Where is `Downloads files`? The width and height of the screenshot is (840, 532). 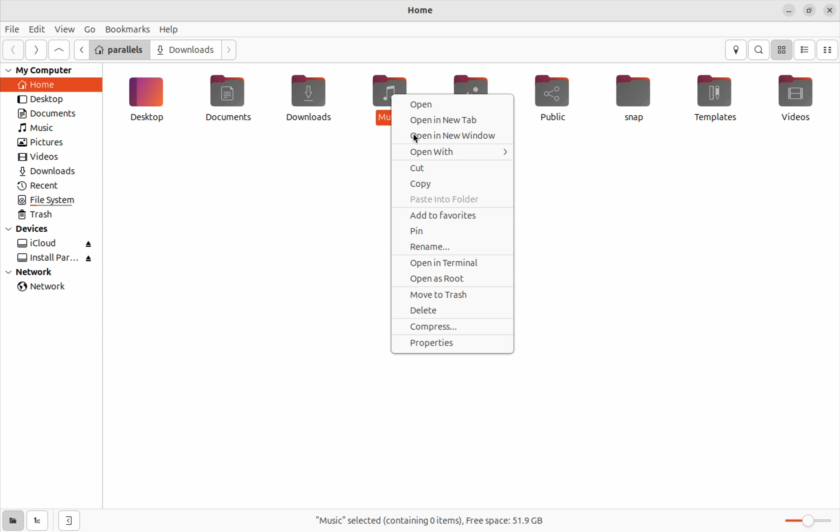 Downloads files is located at coordinates (308, 102).